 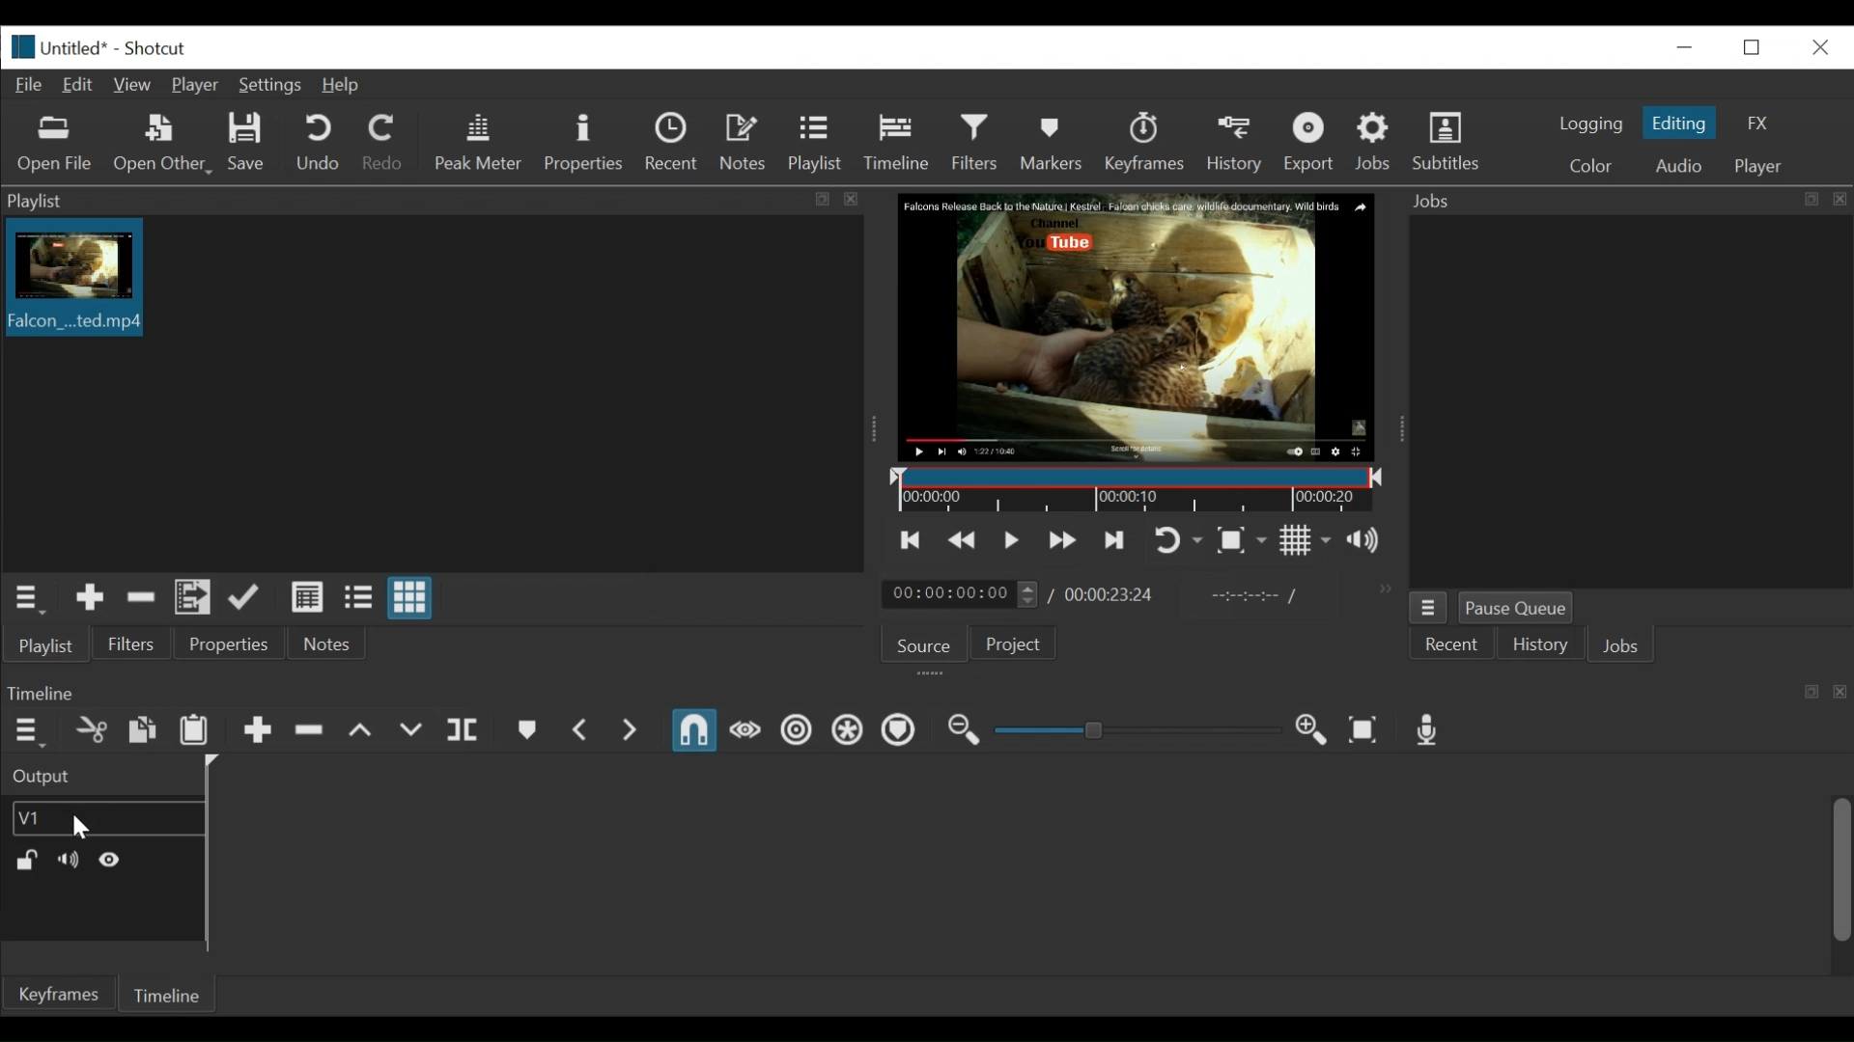 I want to click on Timeline Panel, so click(x=925, y=695).